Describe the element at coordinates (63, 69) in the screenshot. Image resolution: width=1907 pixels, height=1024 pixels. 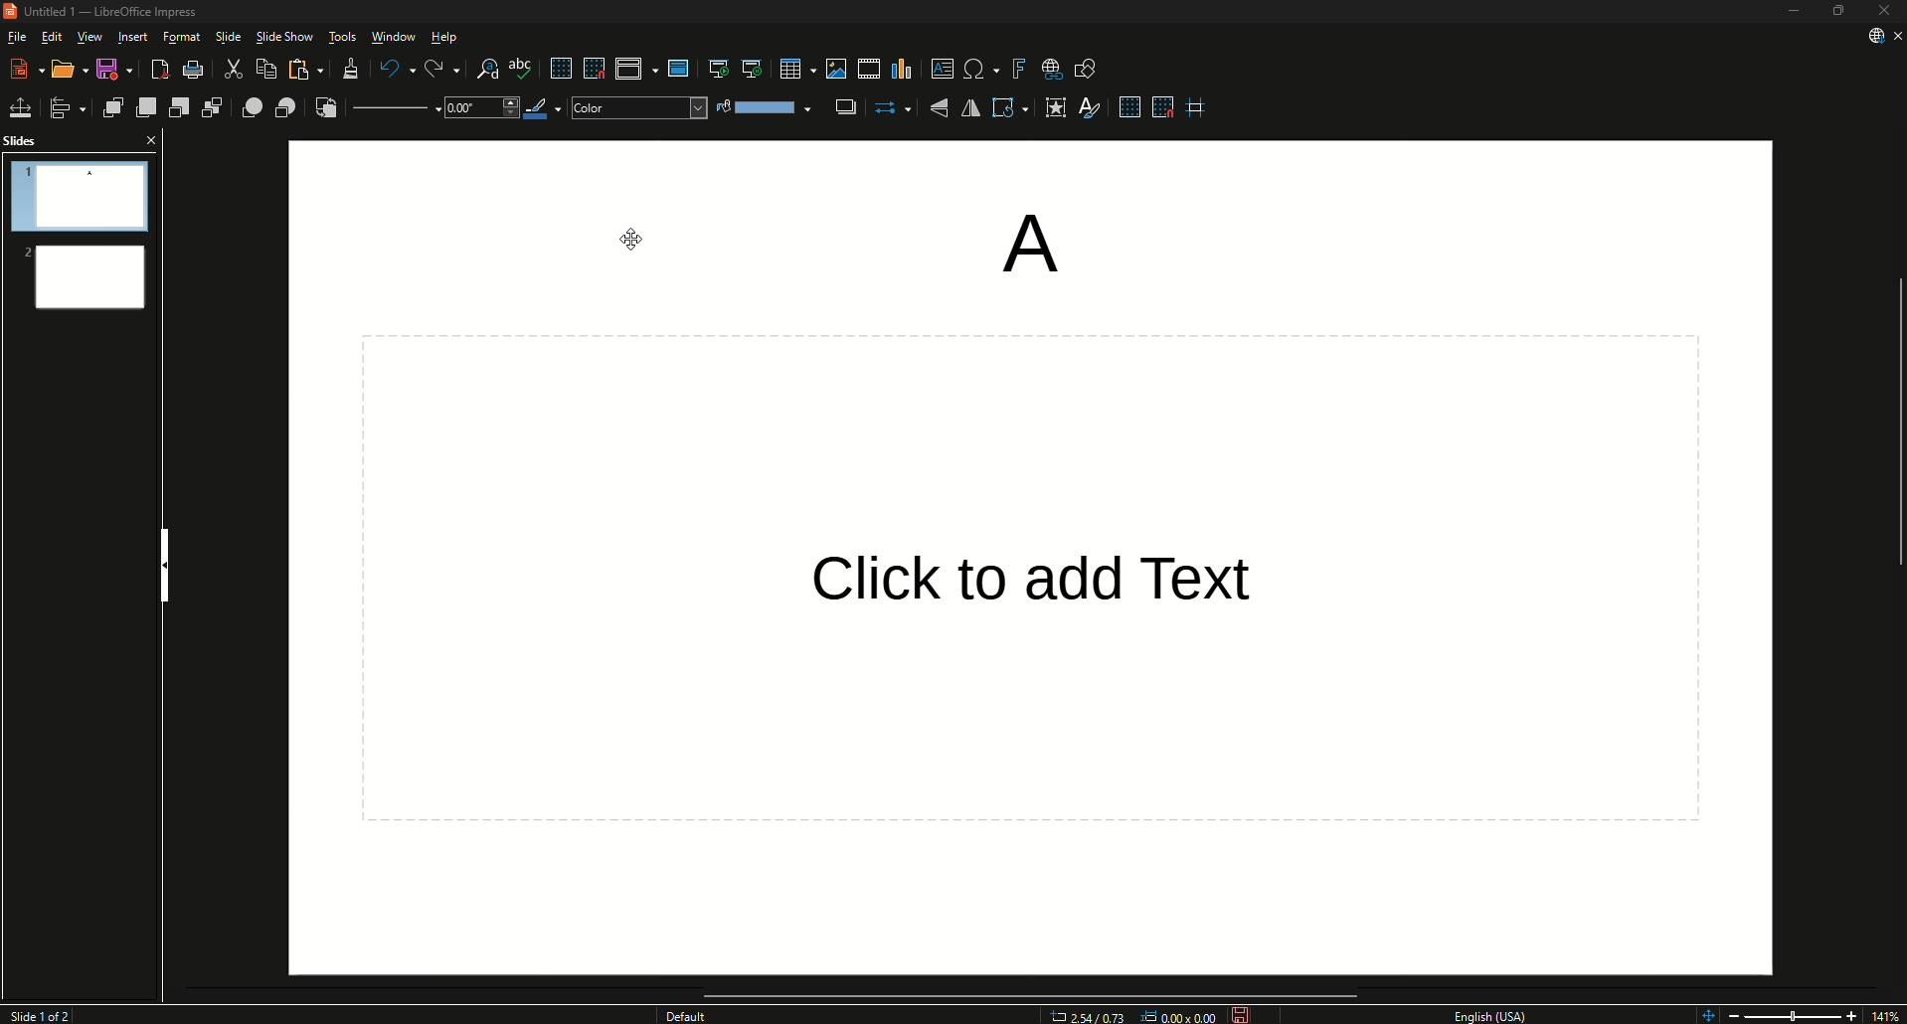
I see `Open` at that location.